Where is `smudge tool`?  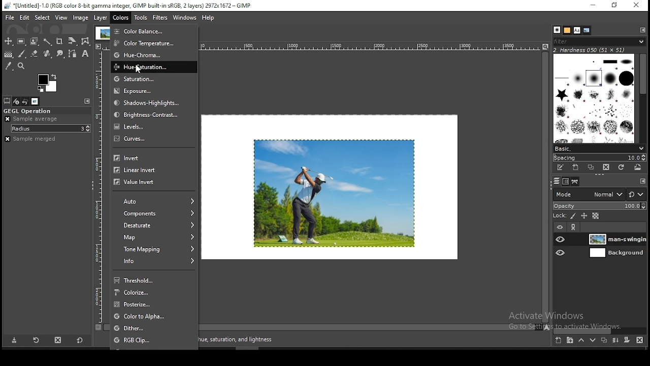
smudge tool is located at coordinates (63, 54).